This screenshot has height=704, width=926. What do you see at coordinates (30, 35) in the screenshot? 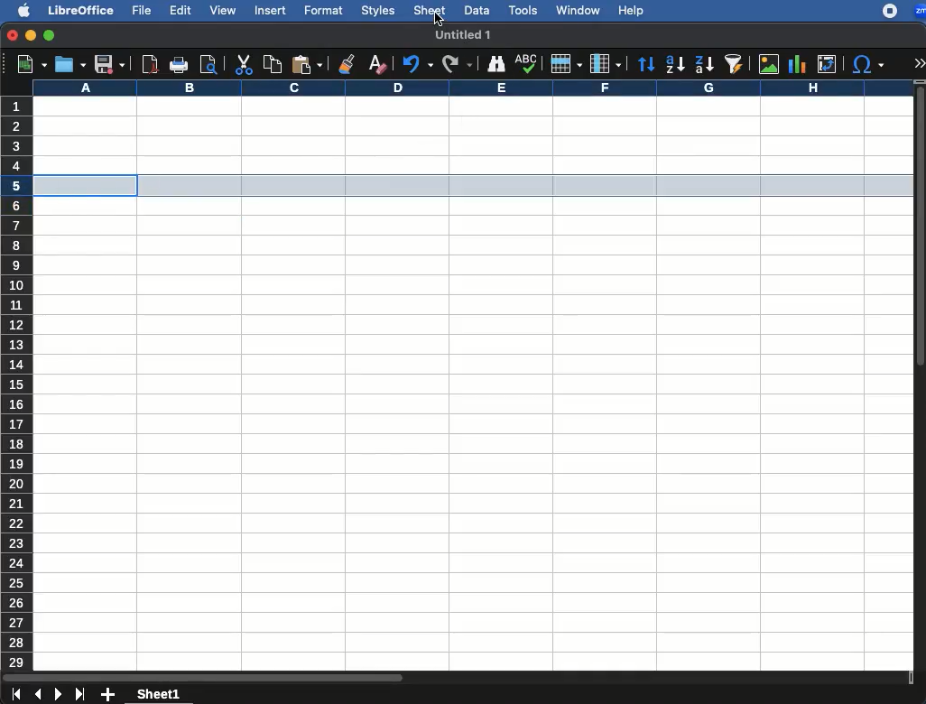
I see `minimize` at bounding box center [30, 35].